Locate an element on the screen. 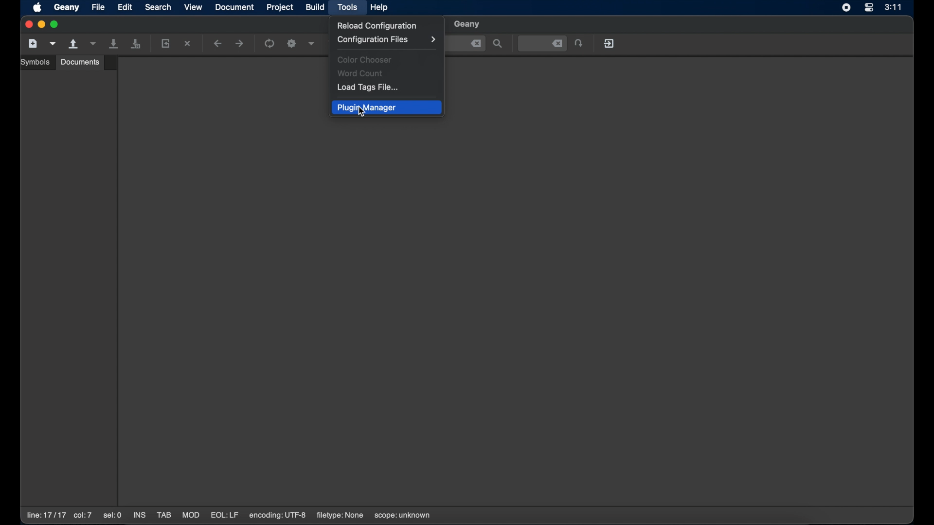 The width and height of the screenshot is (934, 525). save all open files is located at coordinates (136, 44).